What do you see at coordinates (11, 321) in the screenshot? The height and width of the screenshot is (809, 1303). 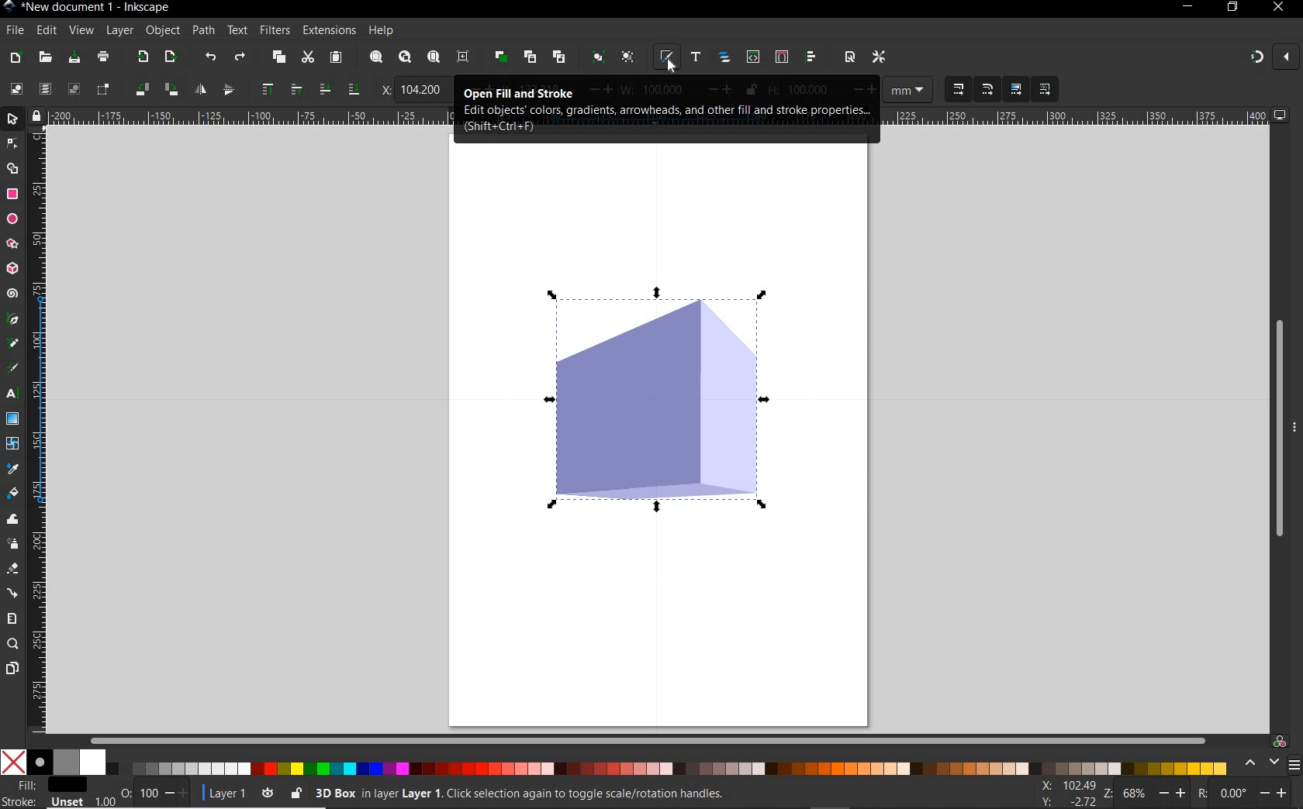 I see `PEN TOOL` at bounding box center [11, 321].